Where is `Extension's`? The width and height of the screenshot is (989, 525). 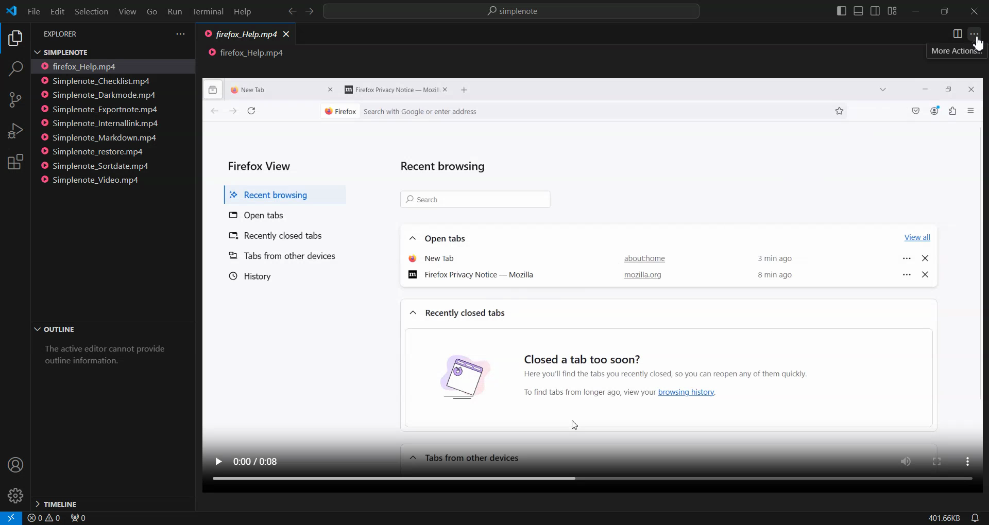
Extension's is located at coordinates (15, 163).